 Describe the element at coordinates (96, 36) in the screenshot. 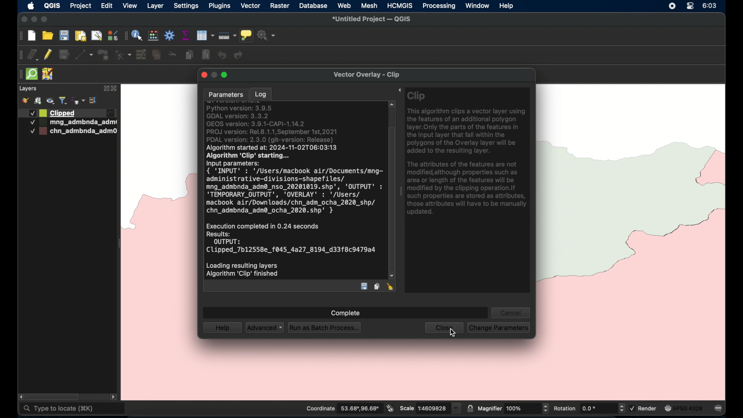

I see `open layout manager` at that location.